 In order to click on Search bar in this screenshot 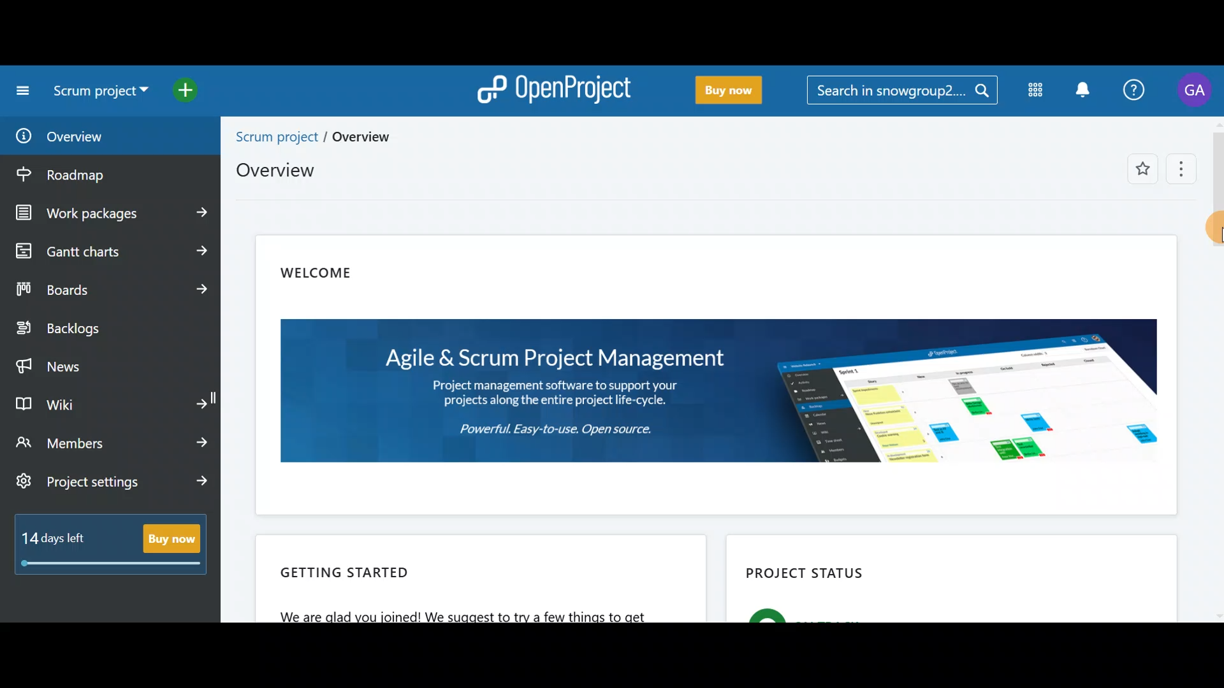, I will do `click(901, 92)`.